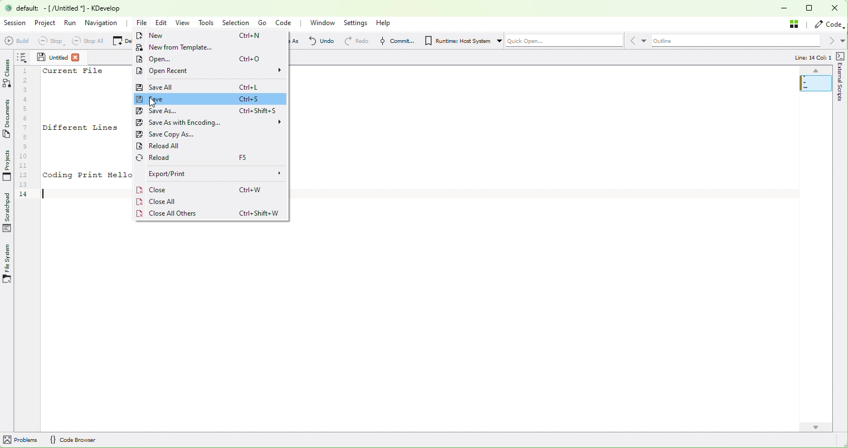 This screenshot has width=848, height=448. What do you see at coordinates (250, 98) in the screenshot?
I see `Ctri+S` at bounding box center [250, 98].